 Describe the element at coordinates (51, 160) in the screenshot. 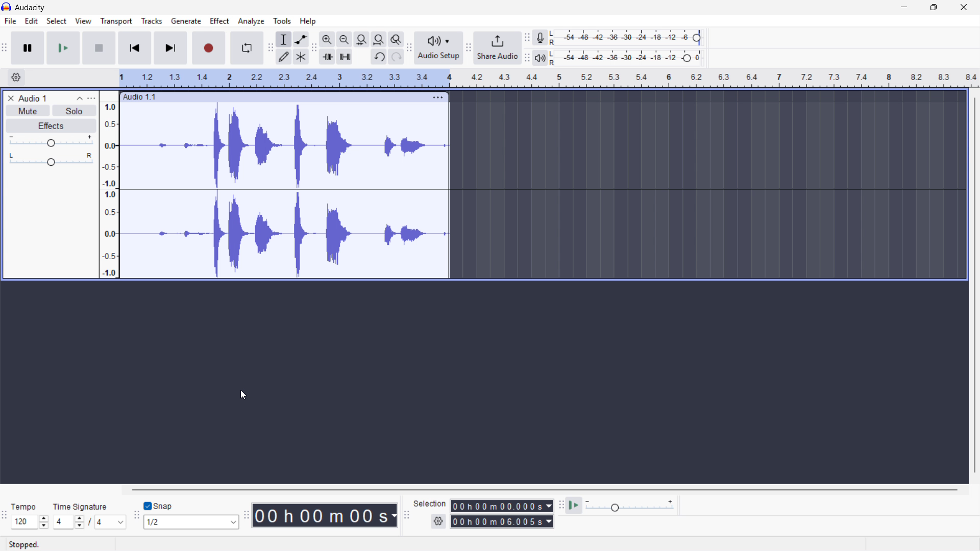

I see `pan` at that location.